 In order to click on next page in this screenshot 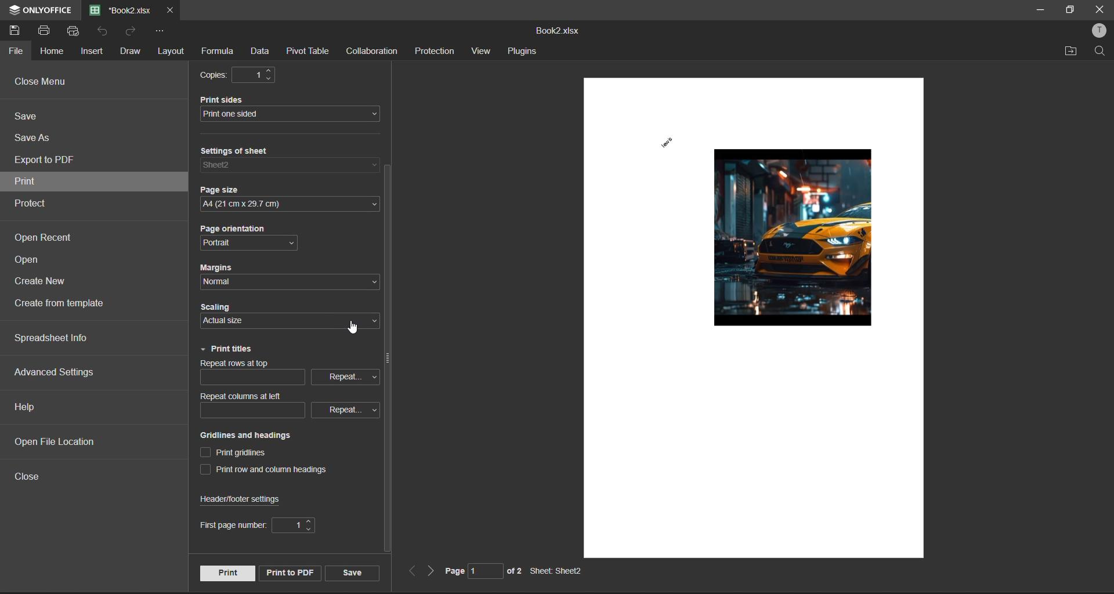, I will do `click(429, 571)`.